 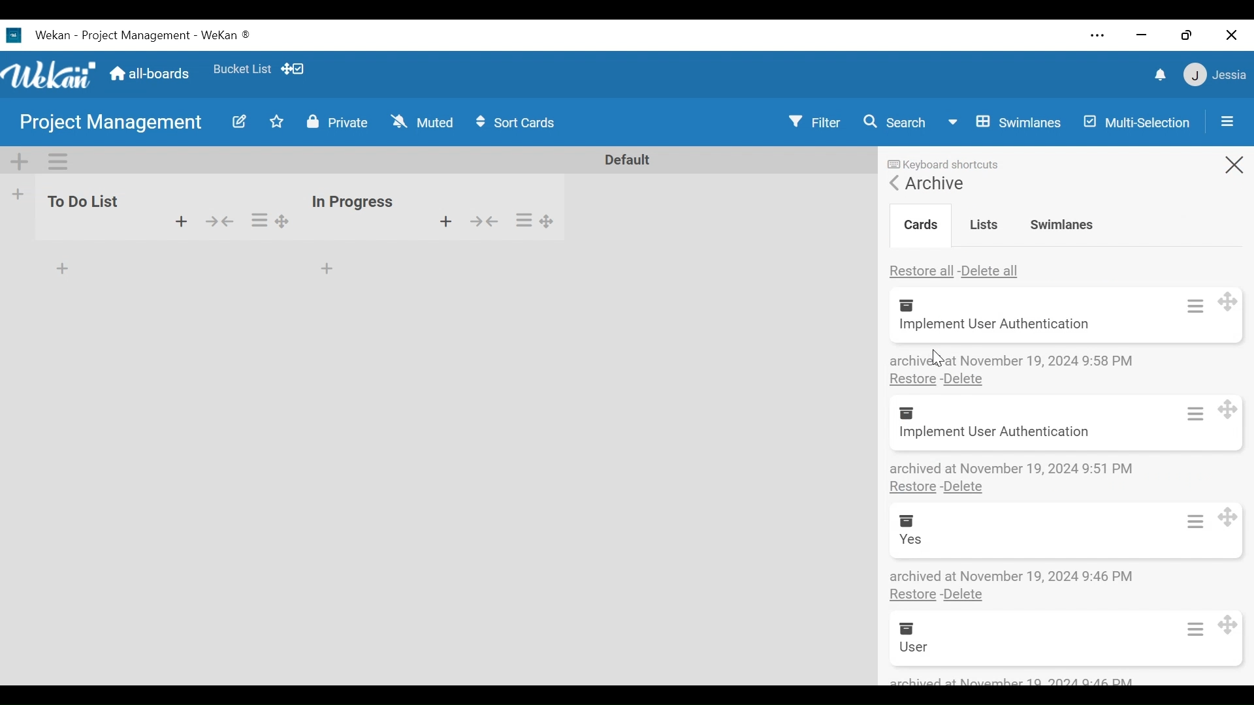 What do you see at coordinates (895, 183) in the screenshot?
I see `Go Back` at bounding box center [895, 183].